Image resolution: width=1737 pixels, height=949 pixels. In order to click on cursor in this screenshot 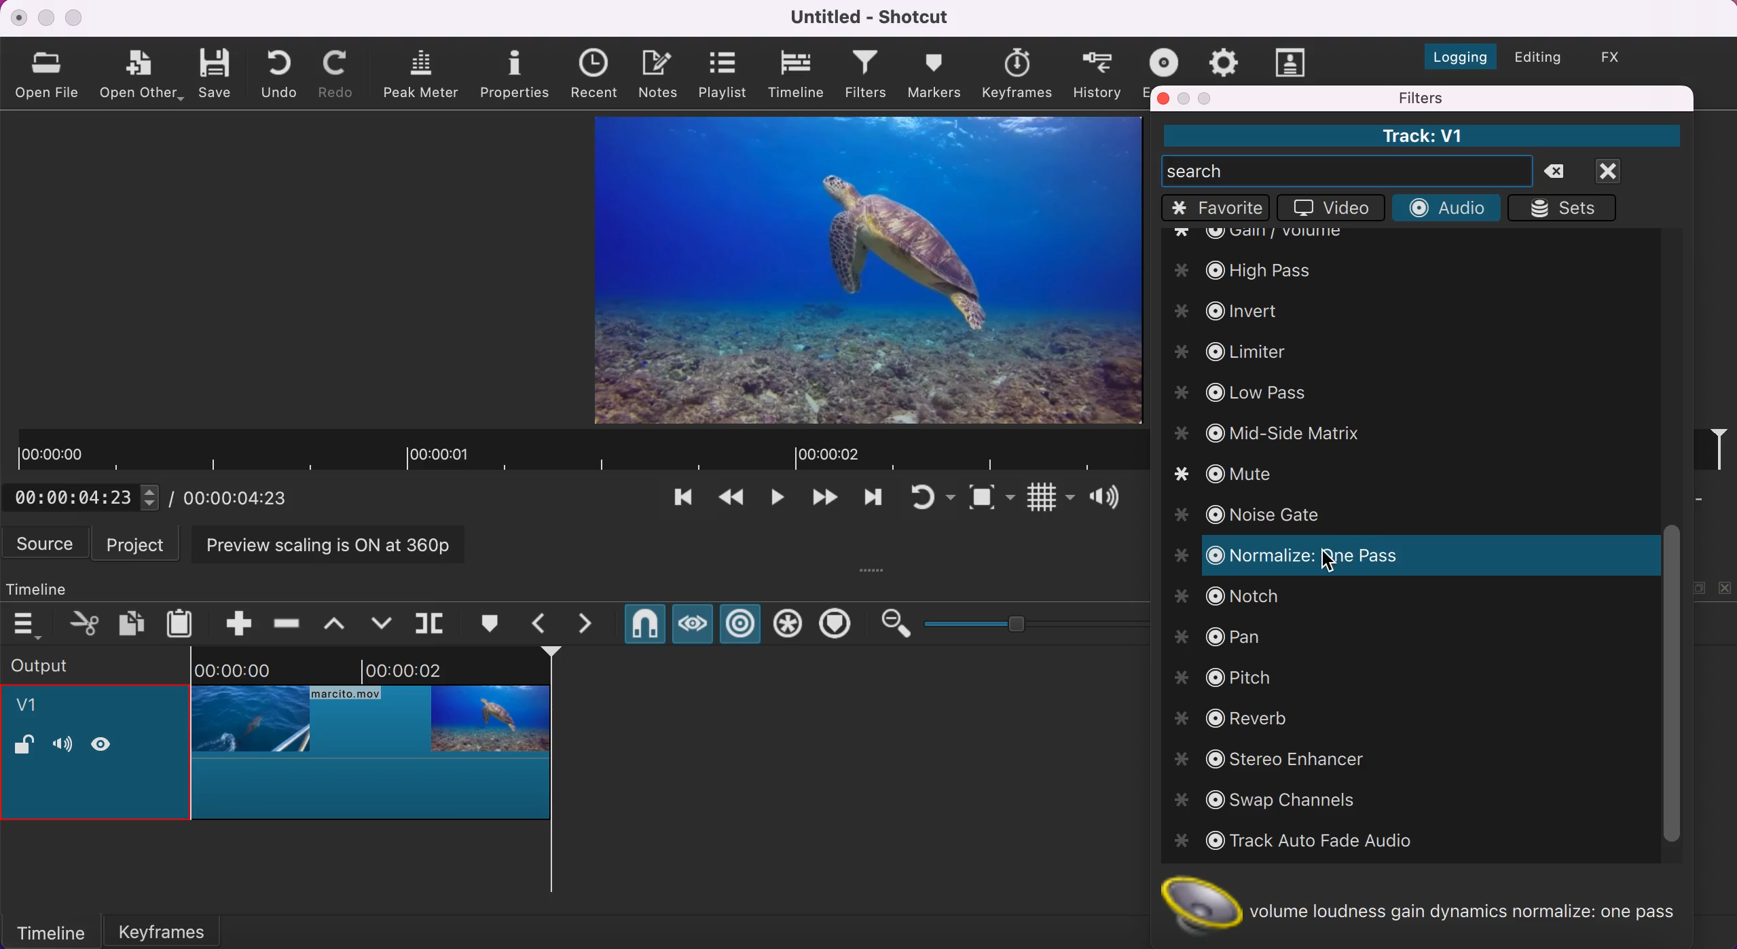, I will do `click(1325, 561)`.